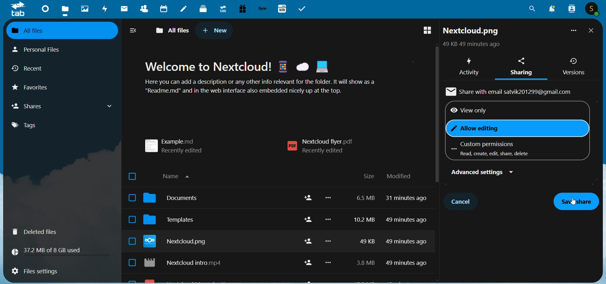 This screenshot has width=606, height=284. I want to click on collapse/expand, so click(134, 31).